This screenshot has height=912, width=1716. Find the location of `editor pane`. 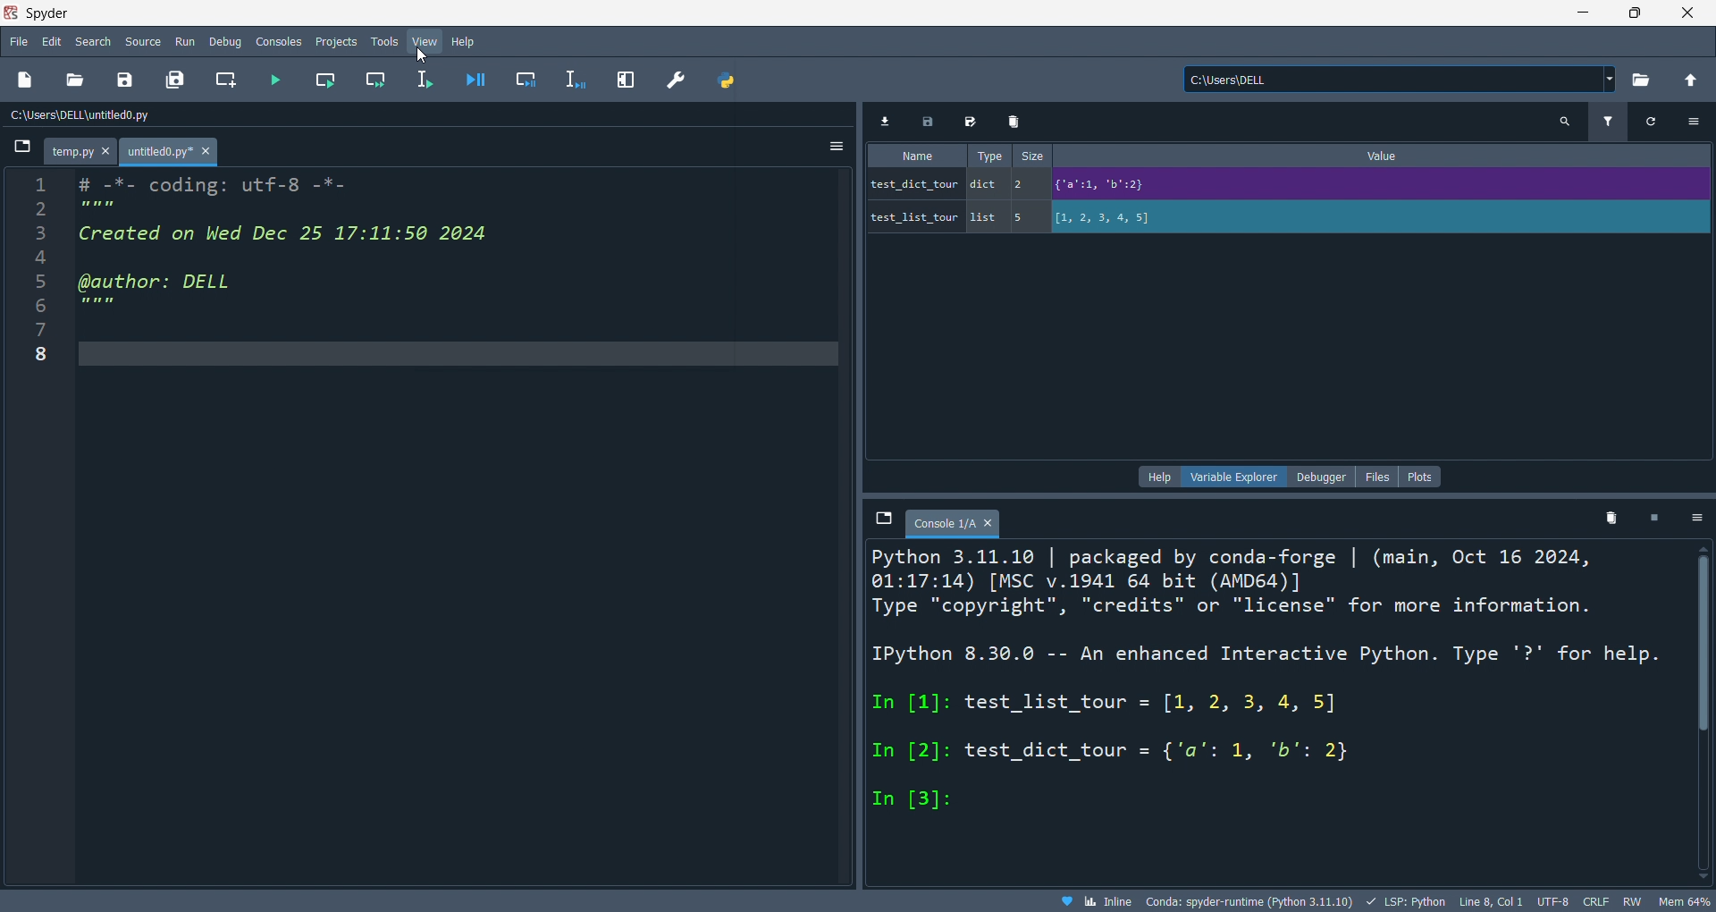

editor pane is located at coordinates (315, 252).